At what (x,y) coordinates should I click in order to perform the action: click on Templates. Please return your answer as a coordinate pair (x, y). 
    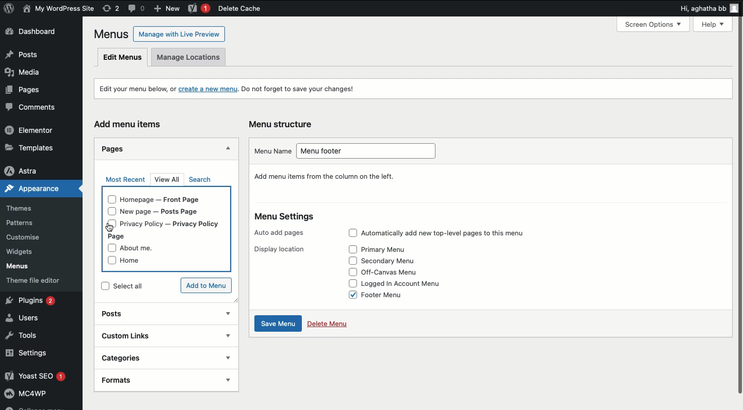
    Looking at the image, I should click on (36, 146).